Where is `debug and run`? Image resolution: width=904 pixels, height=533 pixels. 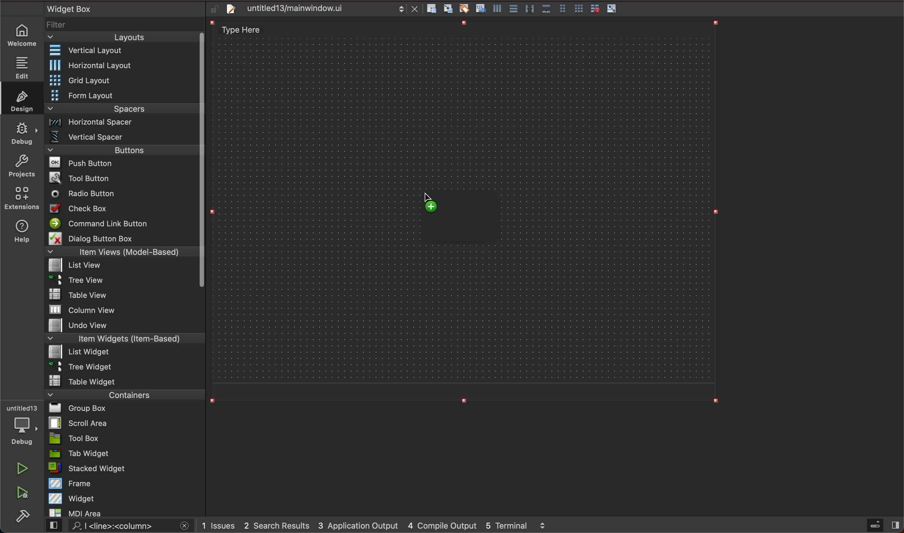 debug and run is located at coordinates (23, 492).